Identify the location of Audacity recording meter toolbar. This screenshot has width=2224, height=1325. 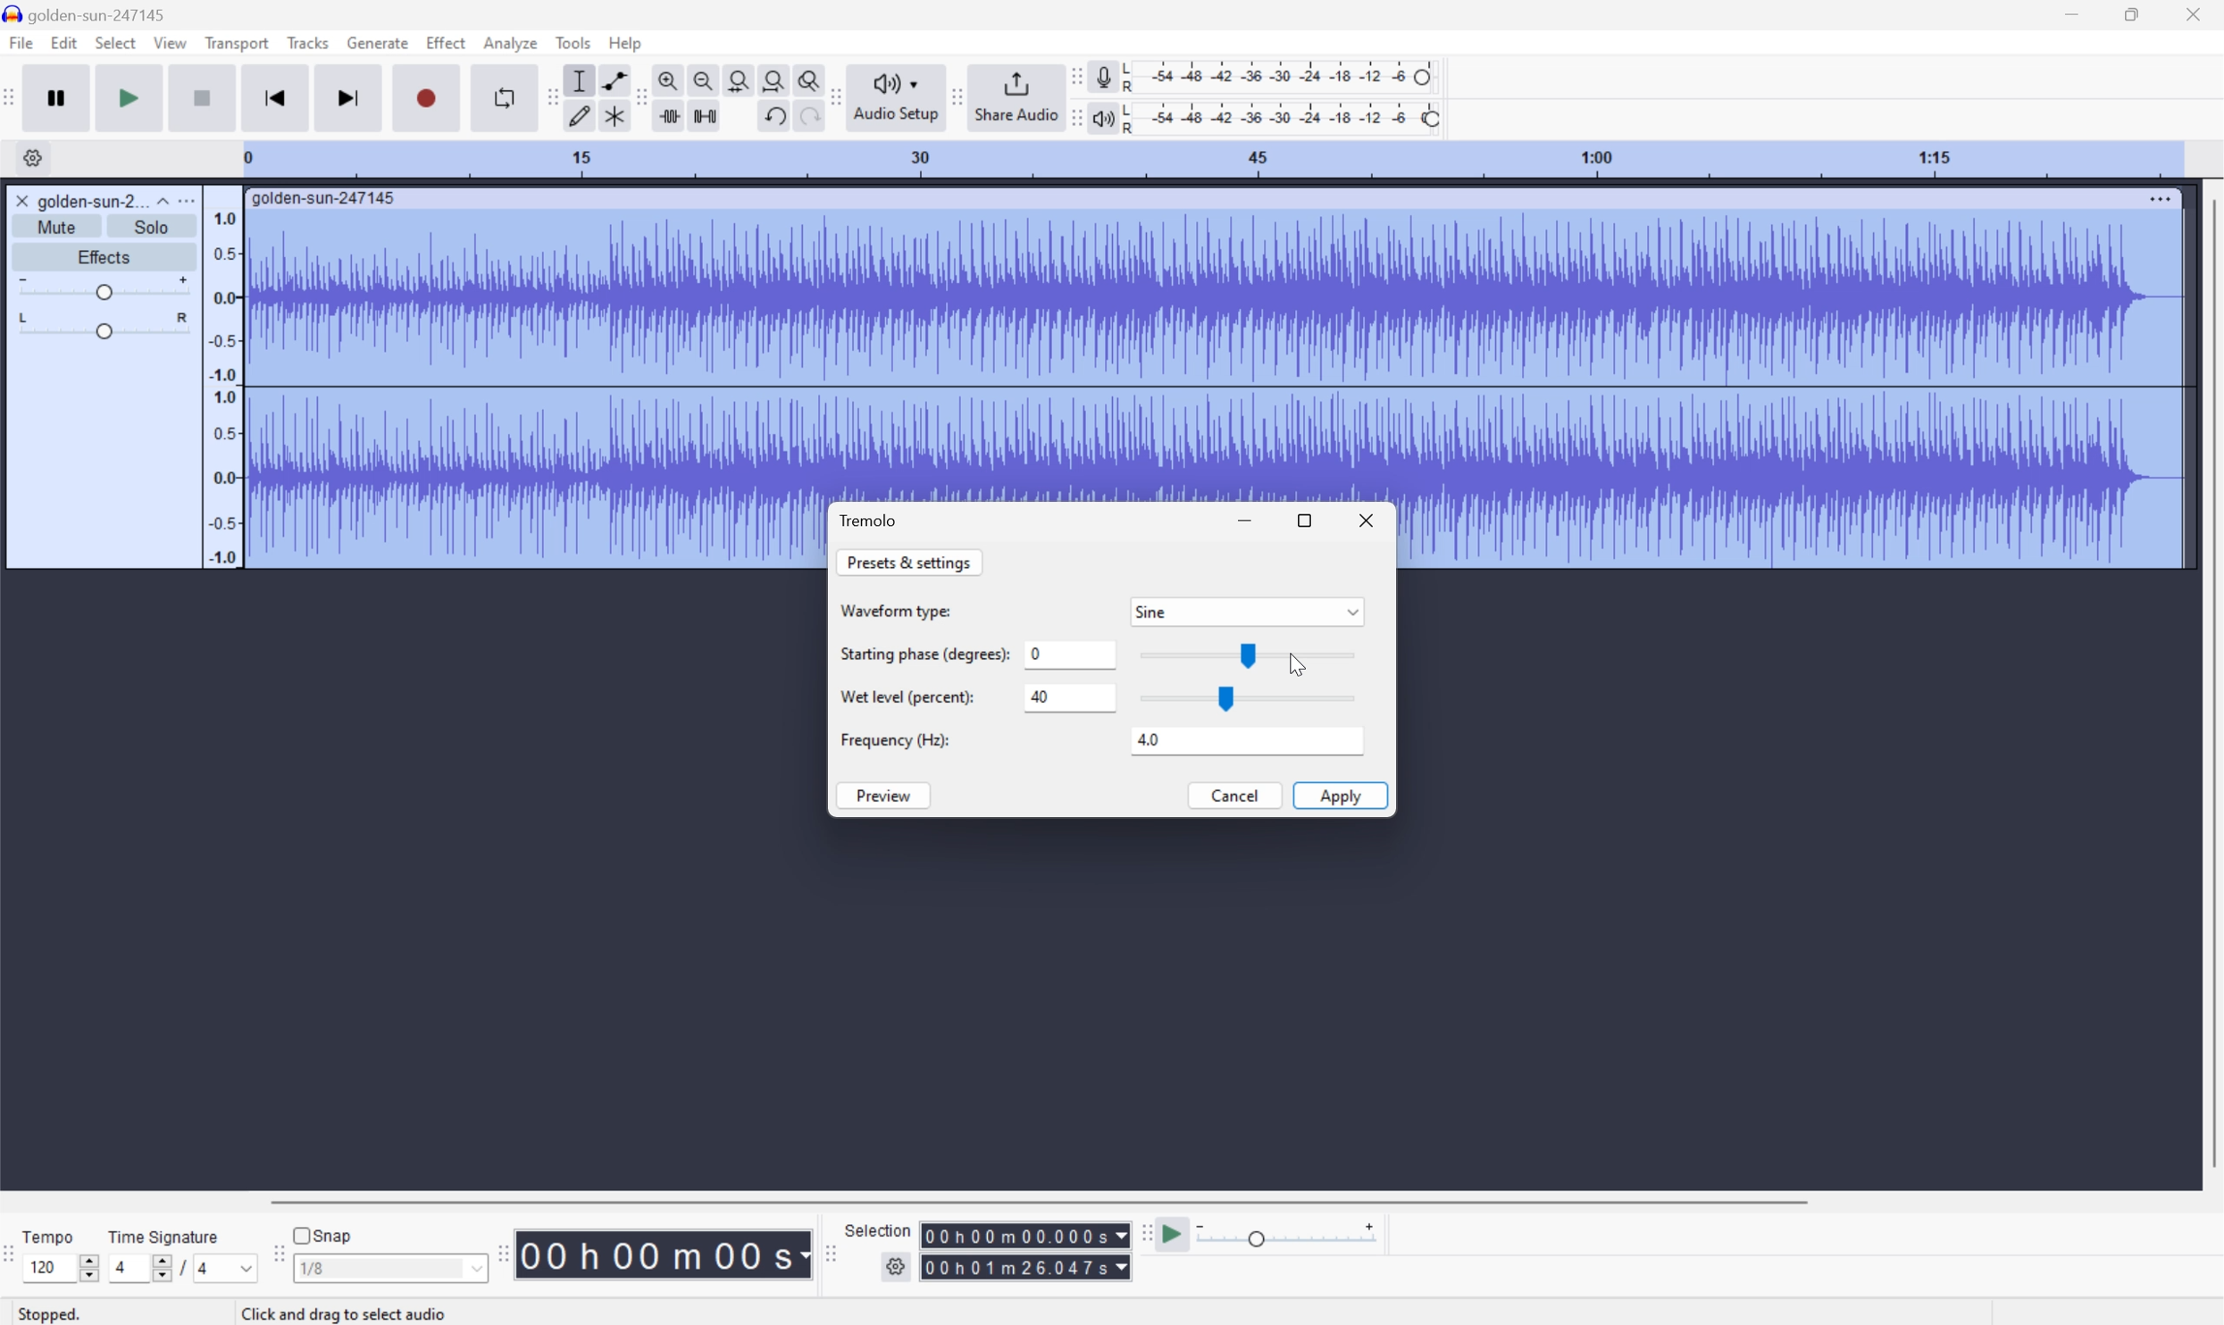
(1073, 76).